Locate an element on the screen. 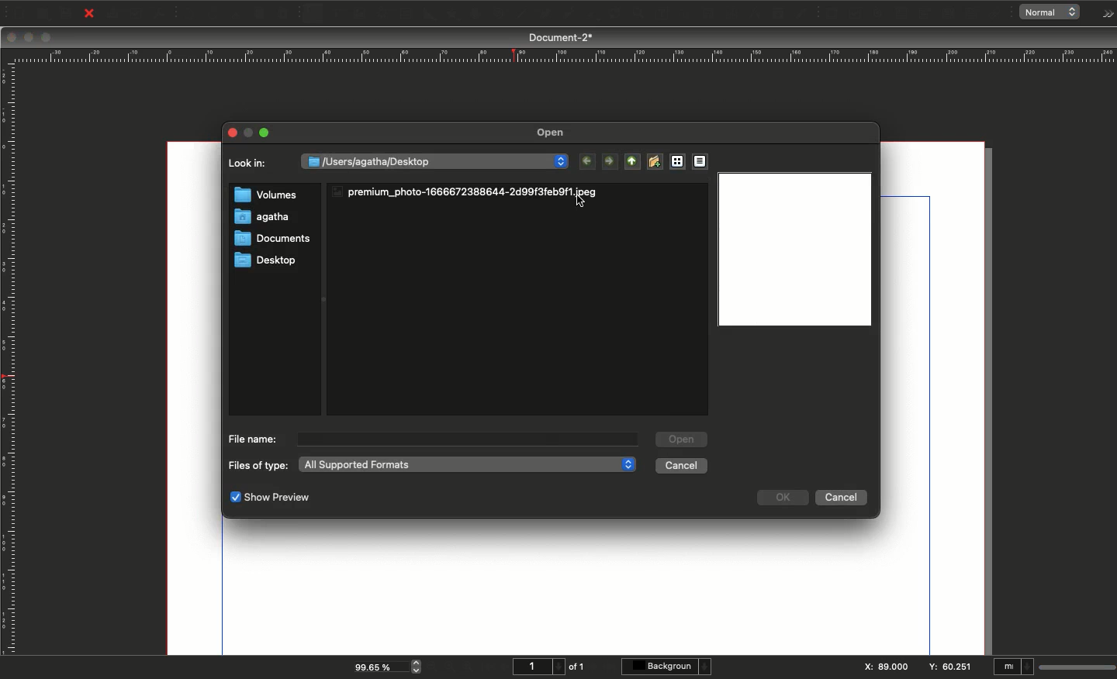  Previous is located at coordinates (590, 163).